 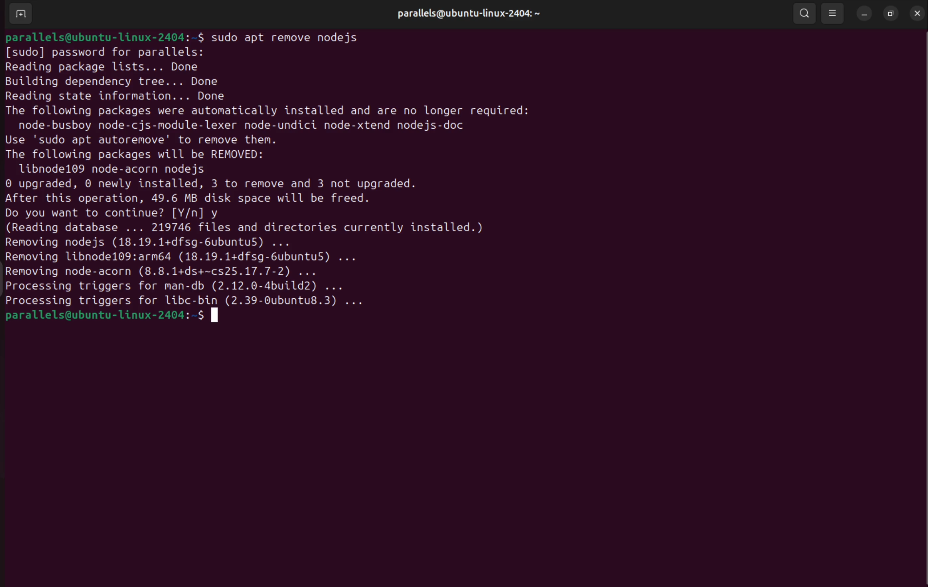 What do you see at coordinates (104, 52) in the screenshot?
I see `[sudo] password for parallels:` at bounding box center [104, 52].